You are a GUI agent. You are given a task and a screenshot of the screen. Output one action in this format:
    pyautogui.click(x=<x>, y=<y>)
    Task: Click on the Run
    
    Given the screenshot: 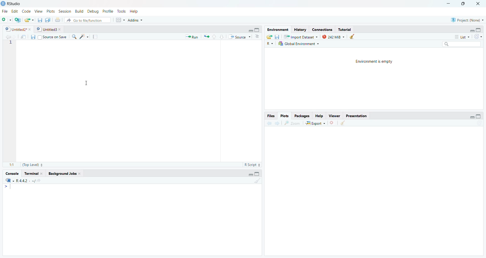 What is the action you would take?
    pyautogui.click(x=192, y=37)
    